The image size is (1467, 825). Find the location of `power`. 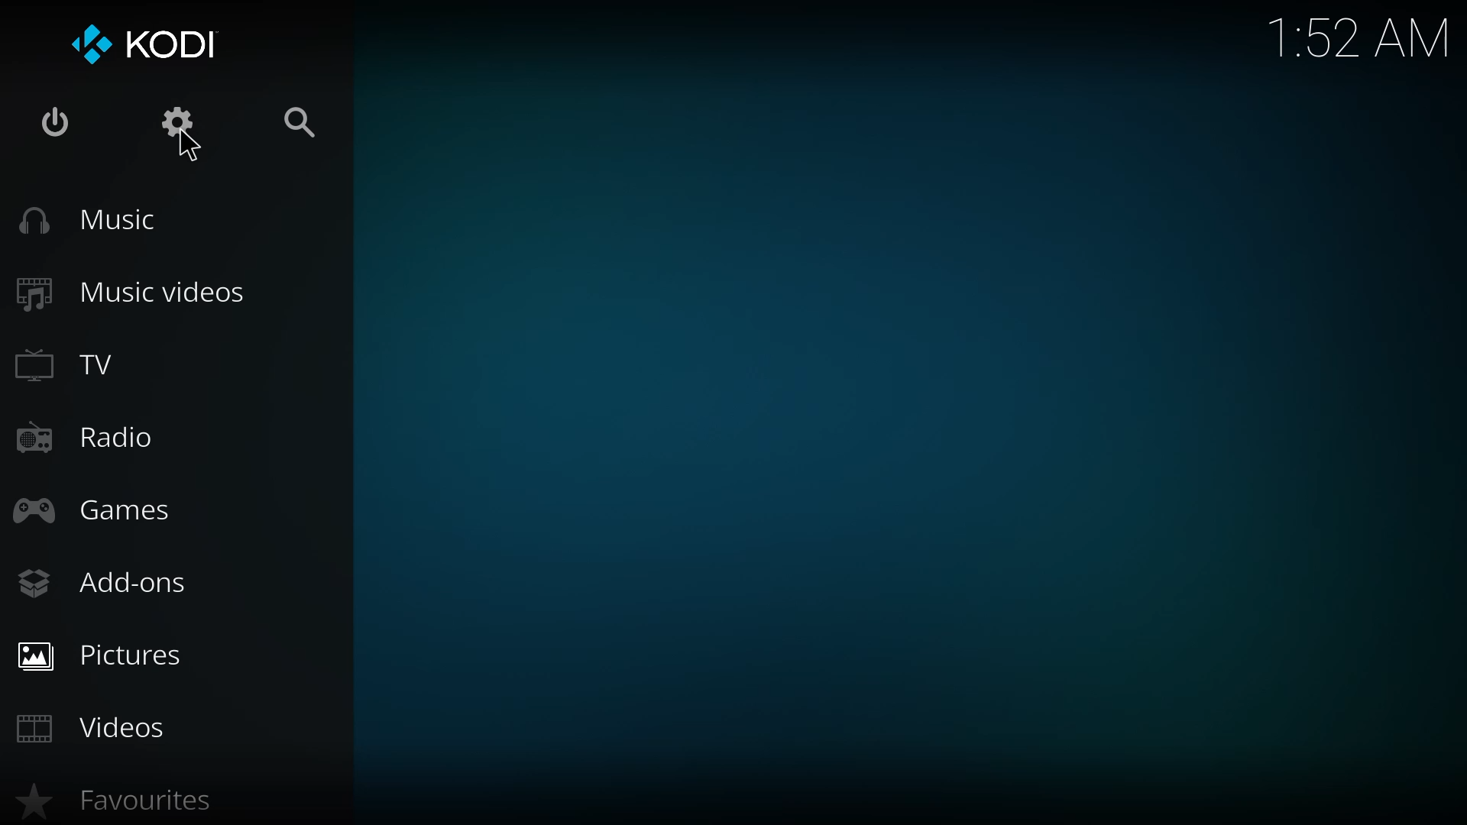

power is located at coordinates (49, 121).